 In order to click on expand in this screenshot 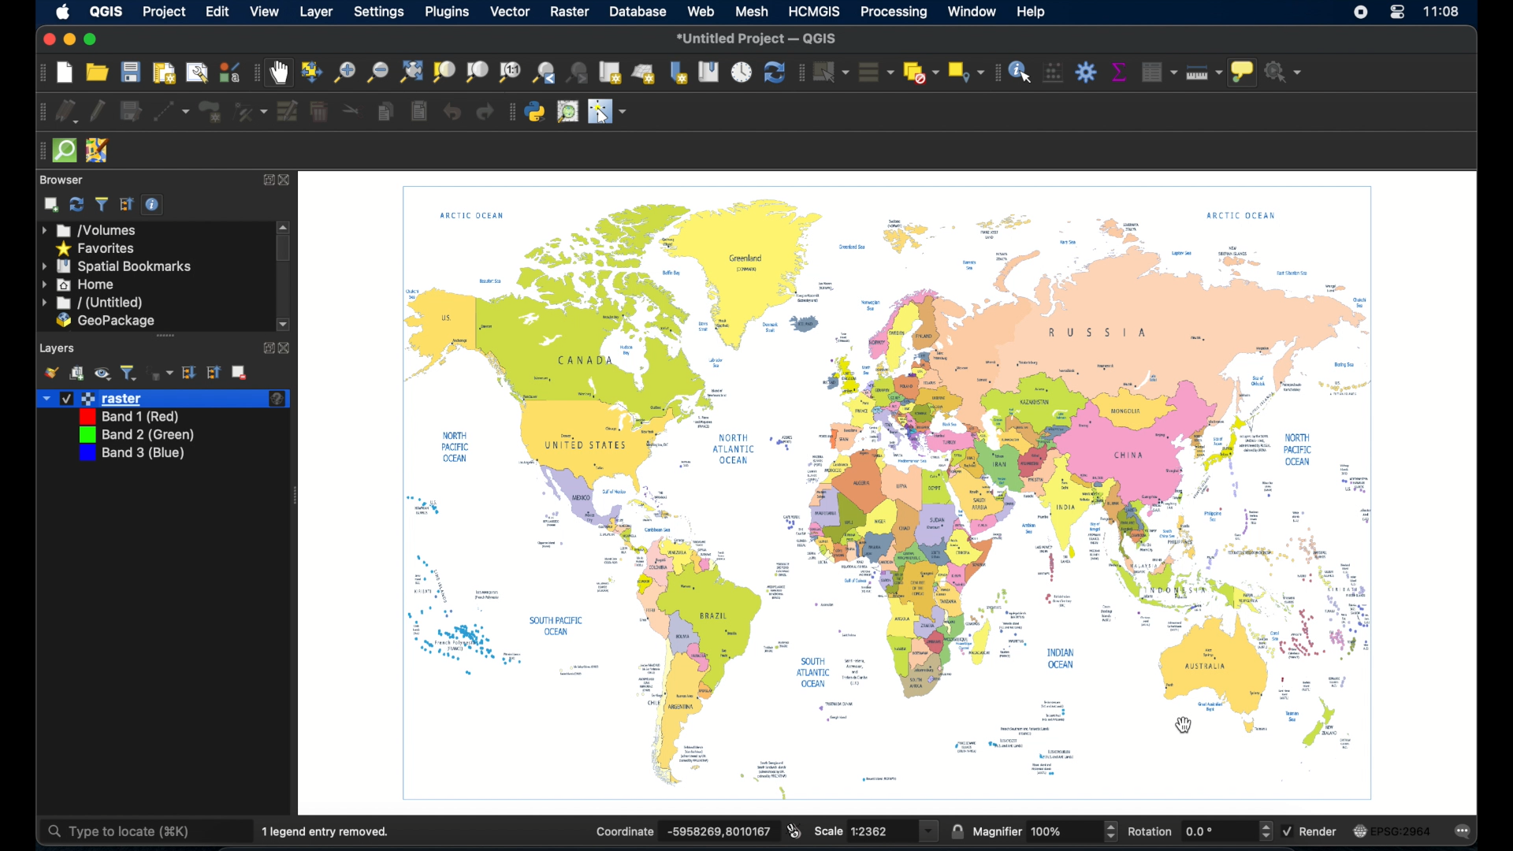, I will do `click(264, 348)`.